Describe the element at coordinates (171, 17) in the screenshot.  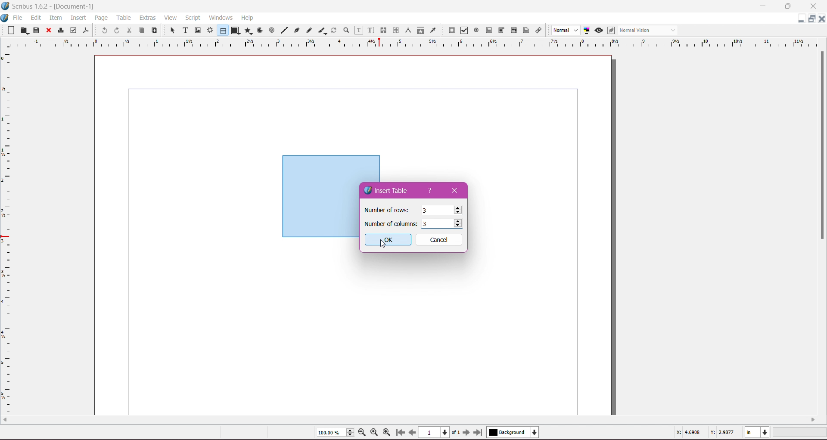
I see `View` at that location.